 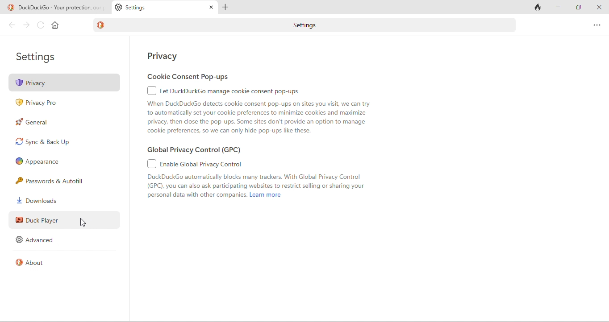 What do you see at coordinates (228, 7) in the screenshot?
I see `add tab` at bounding box center [228, 7].